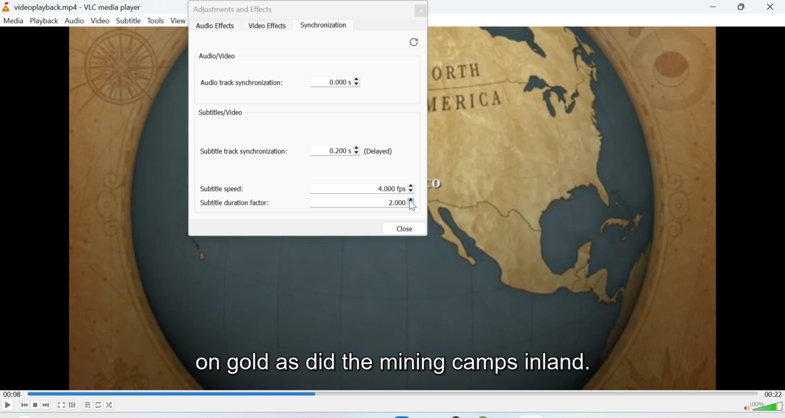 The width and height of the screenshot is (785, 418). I want to click on Minimise, so click(713, 7).